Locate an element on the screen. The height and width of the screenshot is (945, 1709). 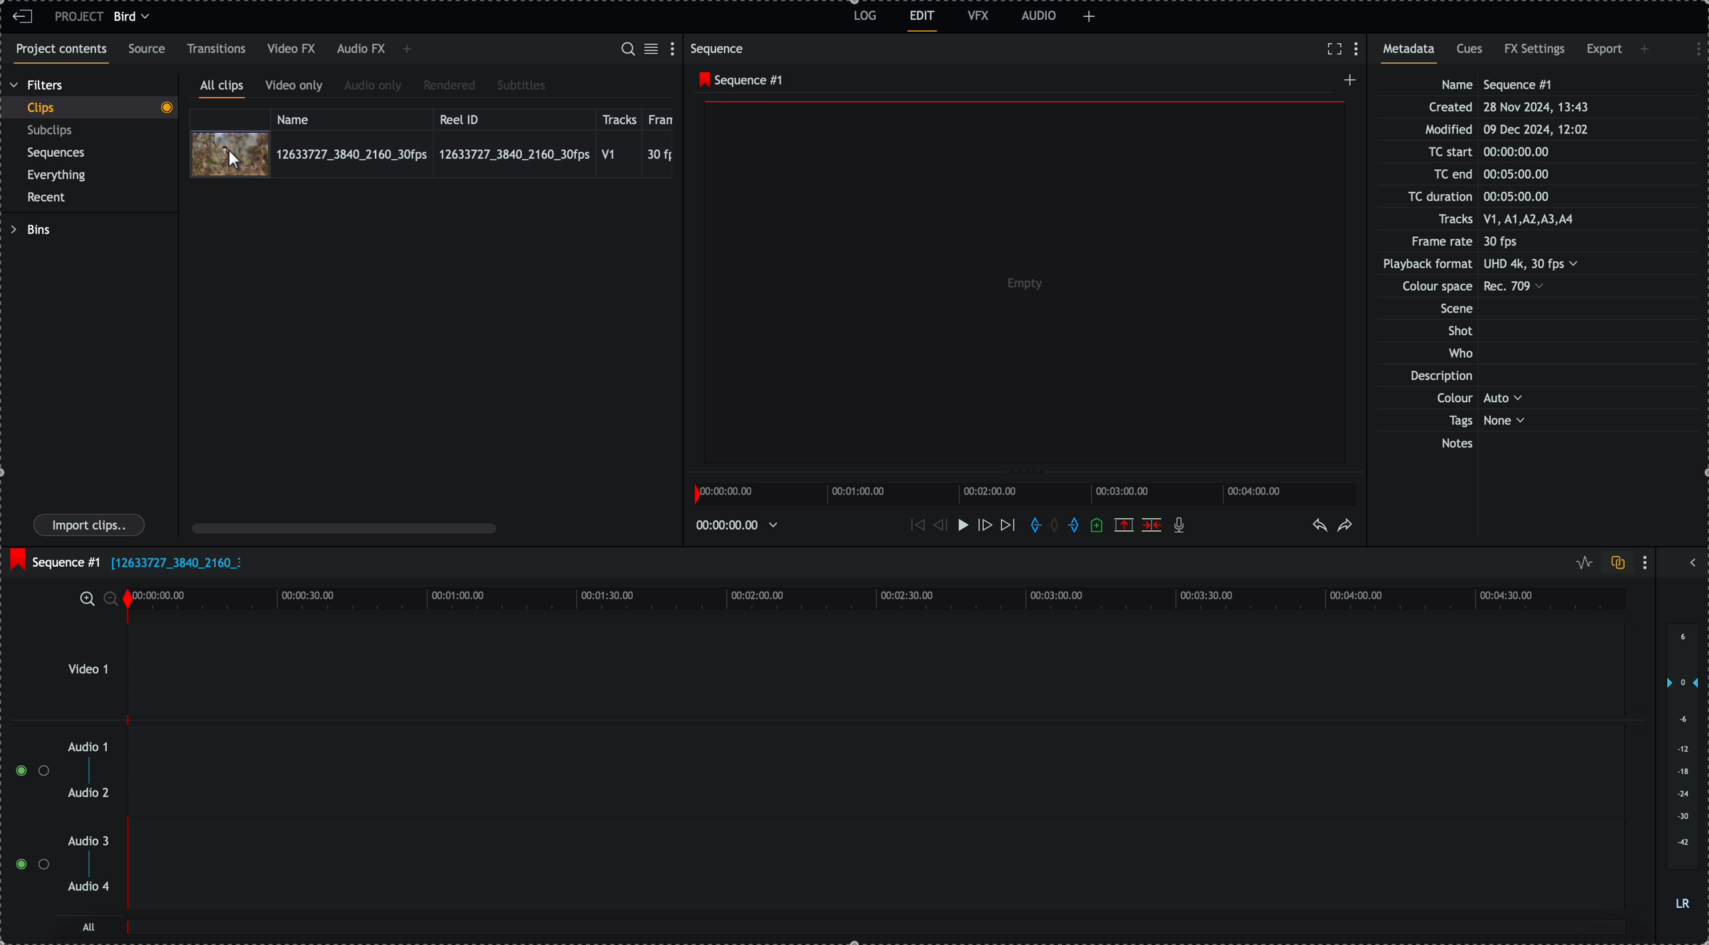
metadata is located at coordinates (1493, 265).